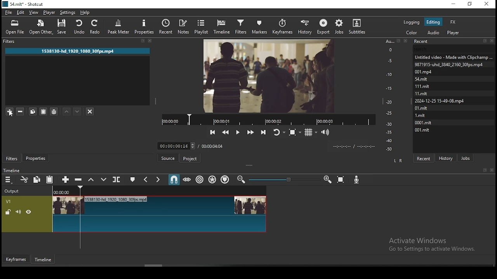 This screenshot has width=497, height=279. I want to click on help, so click(85, 12).